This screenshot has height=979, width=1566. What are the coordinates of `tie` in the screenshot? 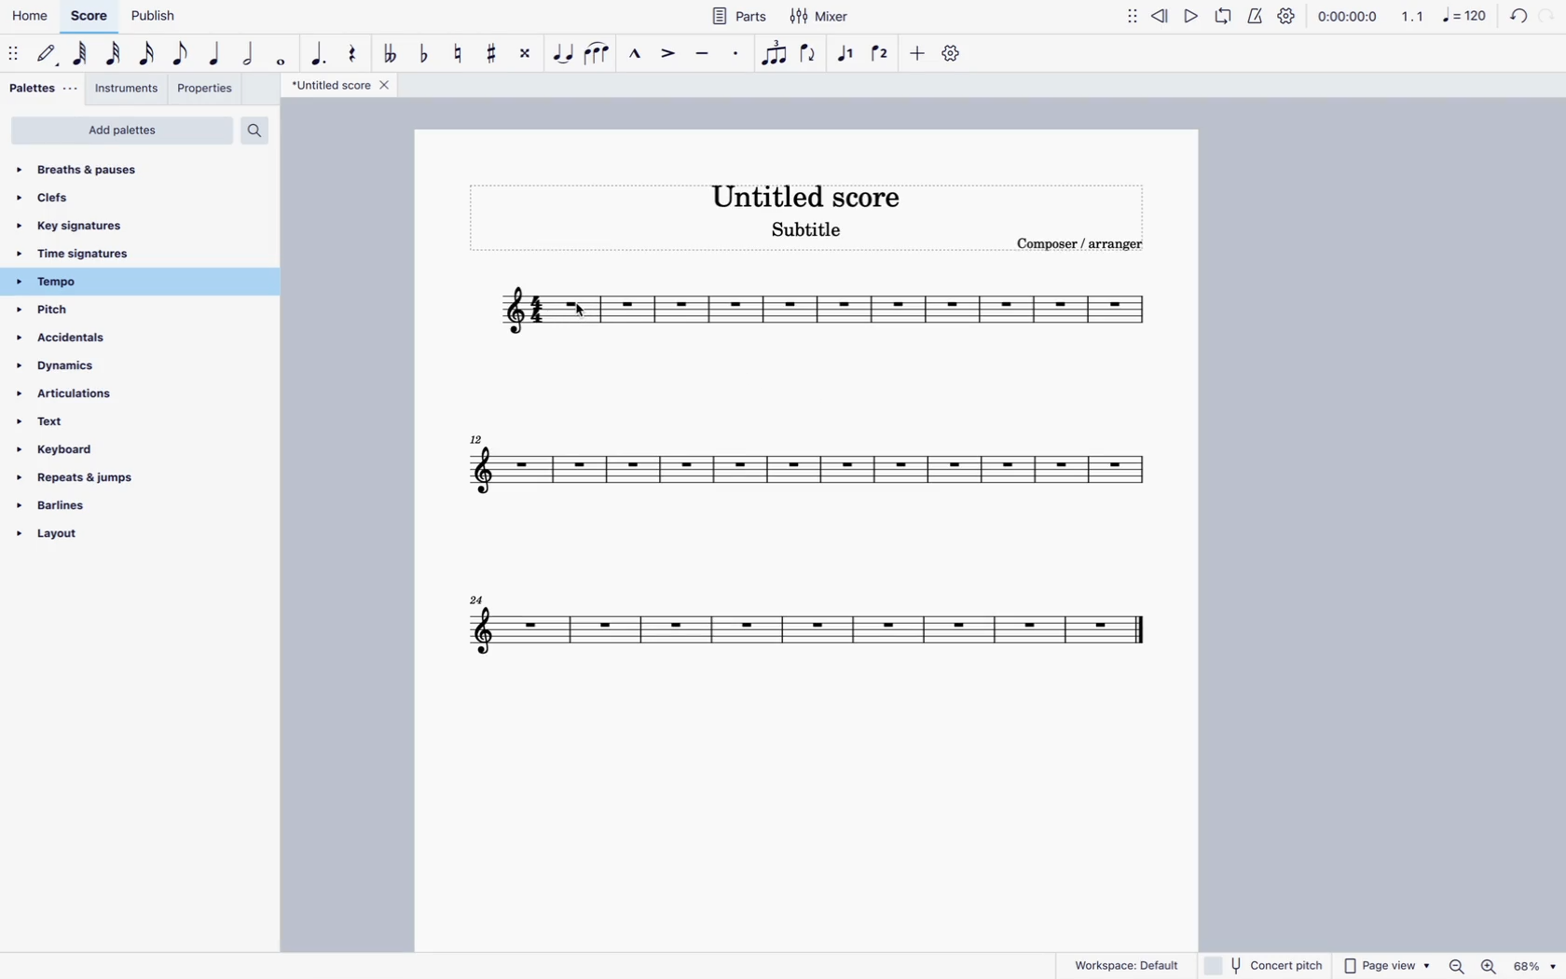 It's located at (562, 54).